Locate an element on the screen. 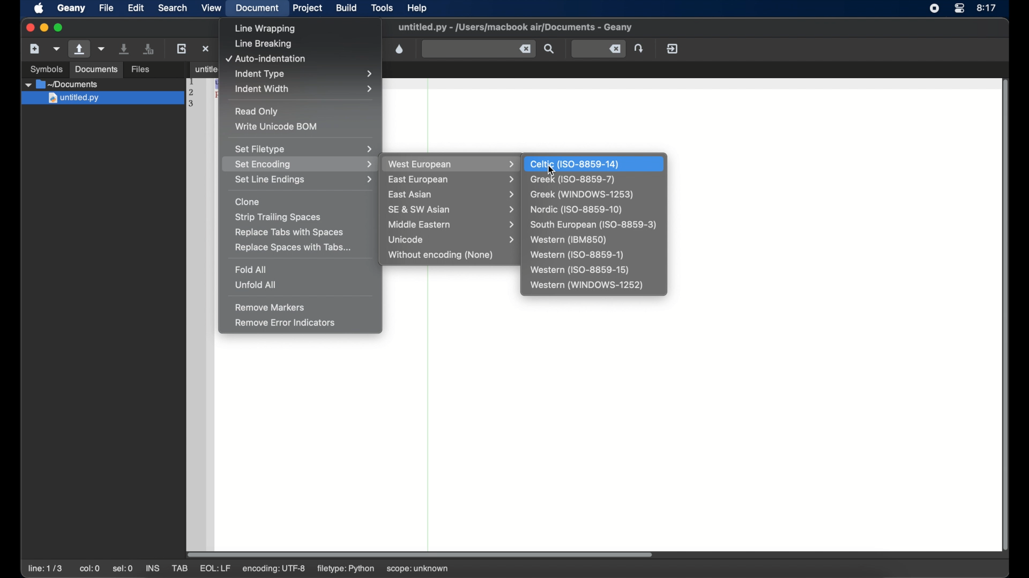 Image resolution: width=1029 pixels, height=578 pixels. search is located at coordinates (173, 7).